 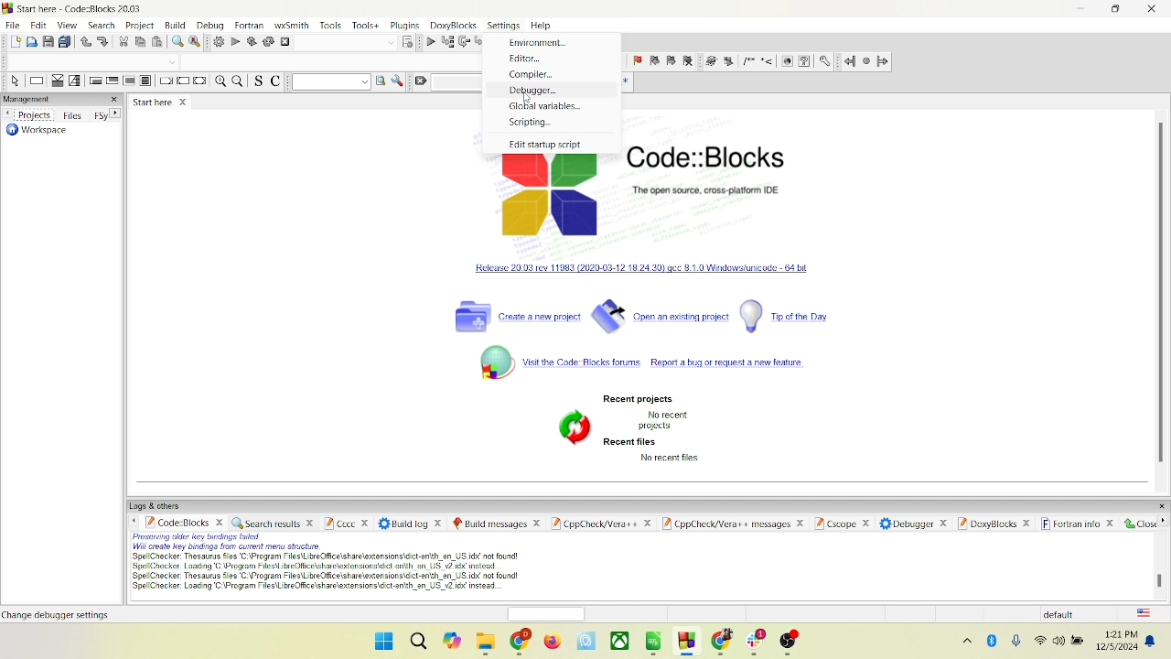 What do you see at coordinates (146, 80) in the screenshot?
I see `block instruction` at bounding box center [146, 80].